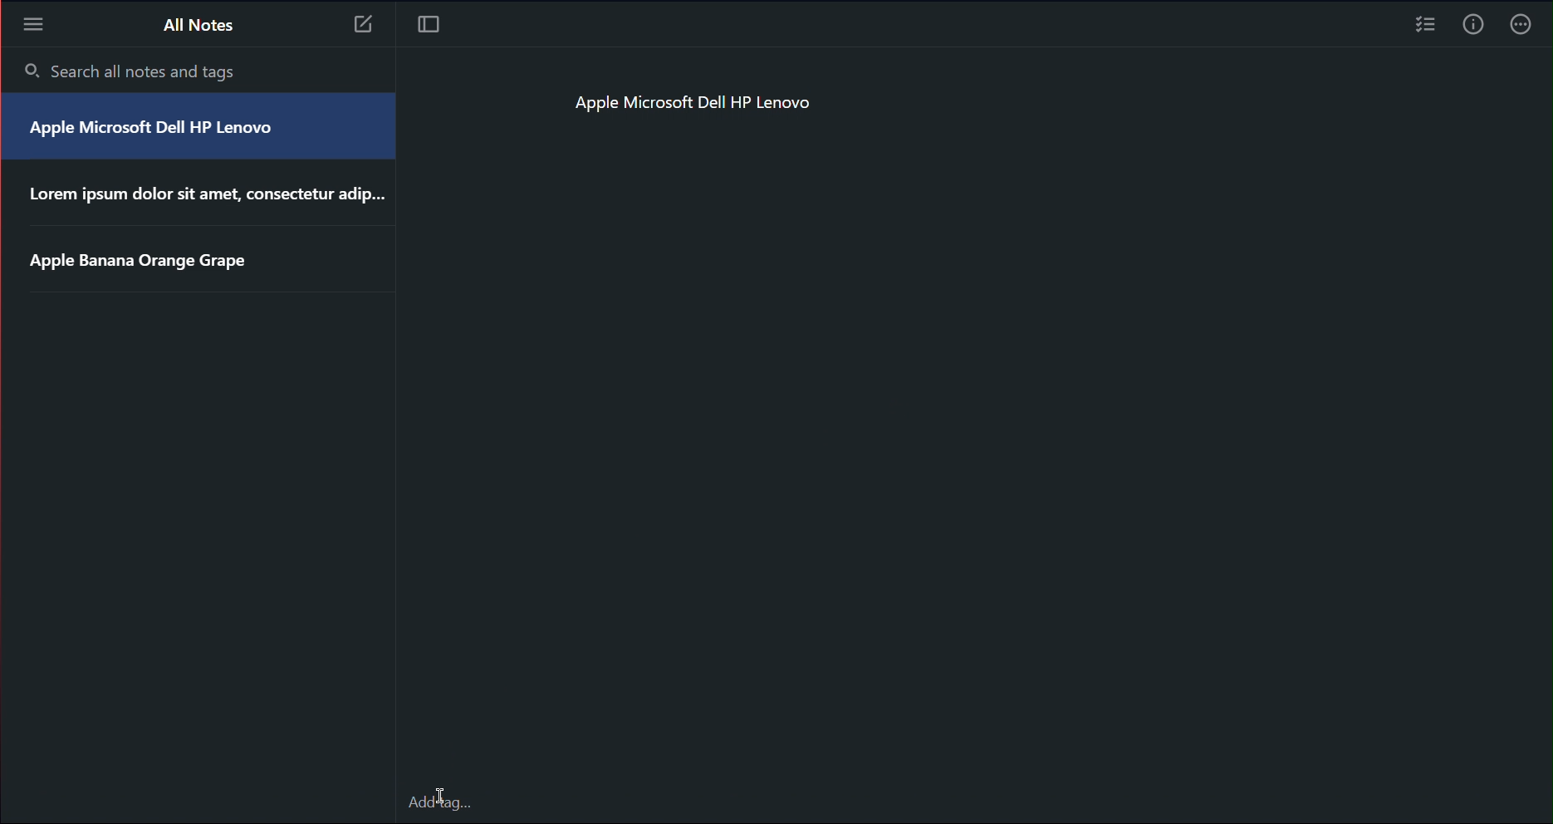 Image resolution: width=1553 pixels, height=824 pixels. I want to click on Note 3, so click(365, 27).